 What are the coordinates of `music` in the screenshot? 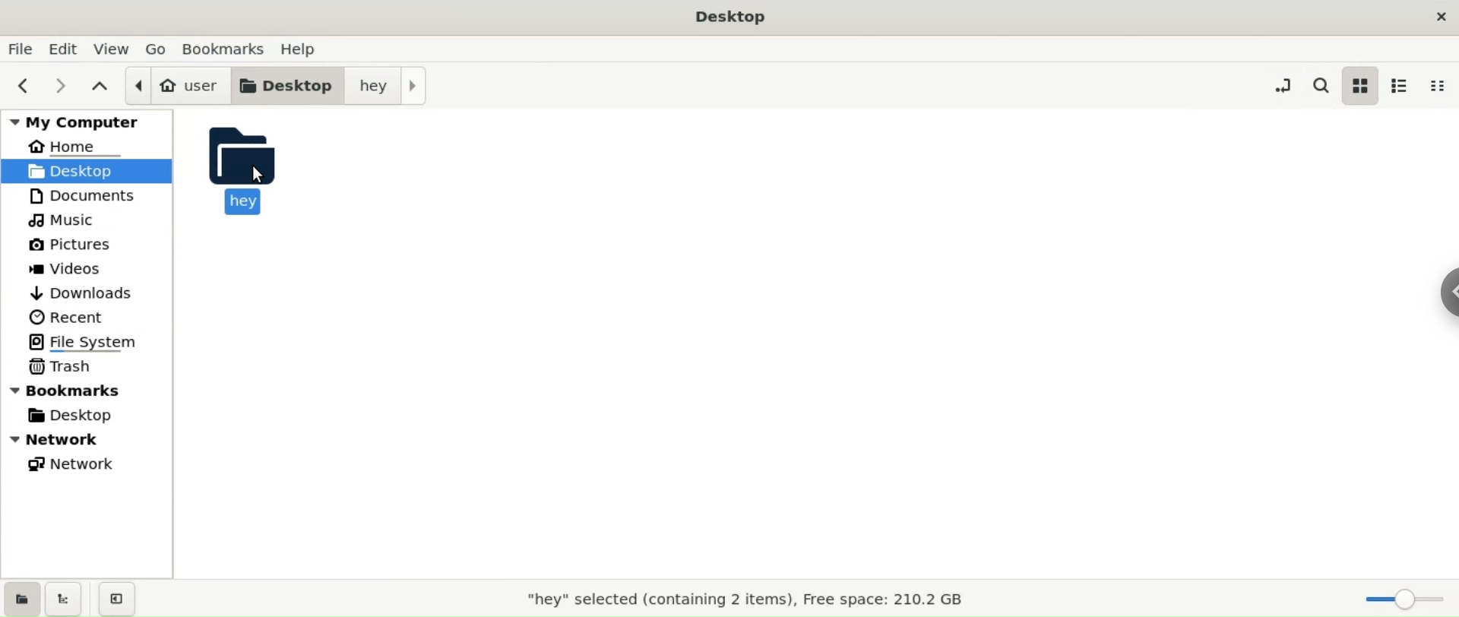 It's located at (62, 219).